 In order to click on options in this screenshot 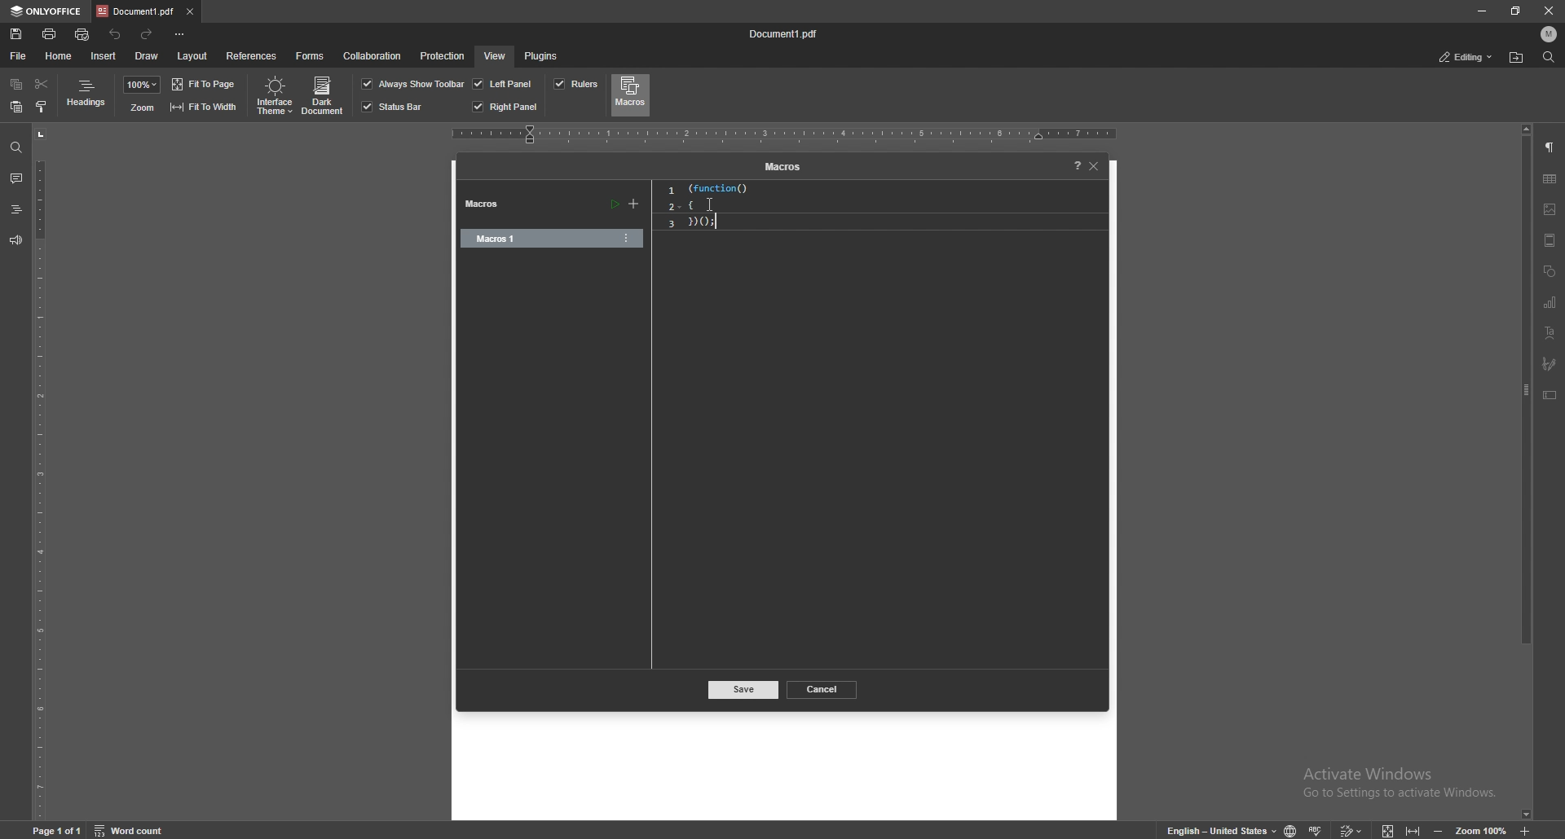, I will do `click(627, 238)`.